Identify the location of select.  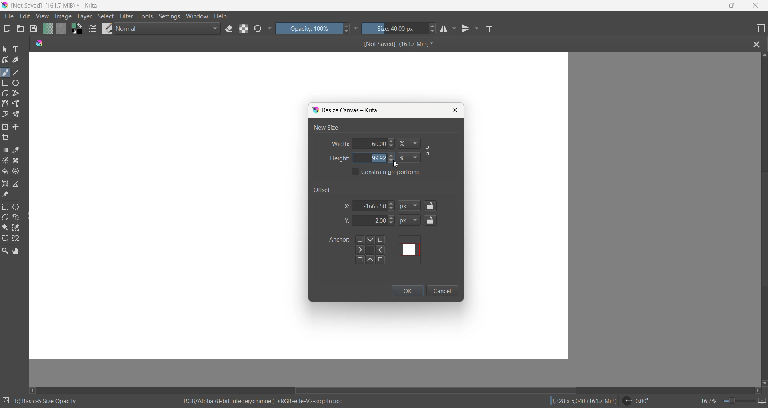
(106, 18).